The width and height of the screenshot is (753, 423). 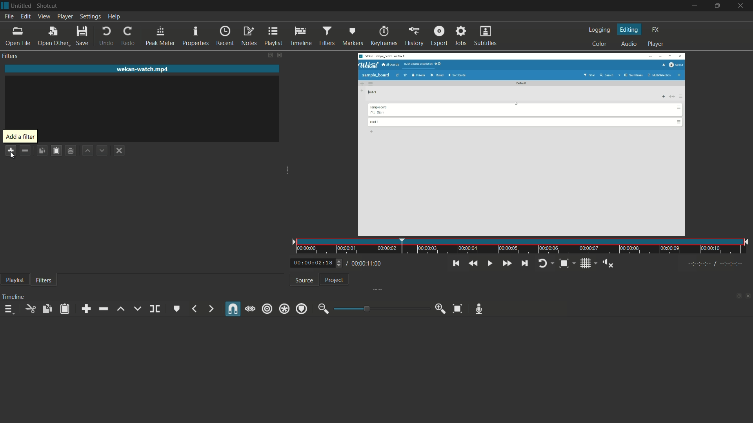 What do you see at coordinates (280, 56) in the screenshot?
I see `close filter` at bounding box center [280, 56].